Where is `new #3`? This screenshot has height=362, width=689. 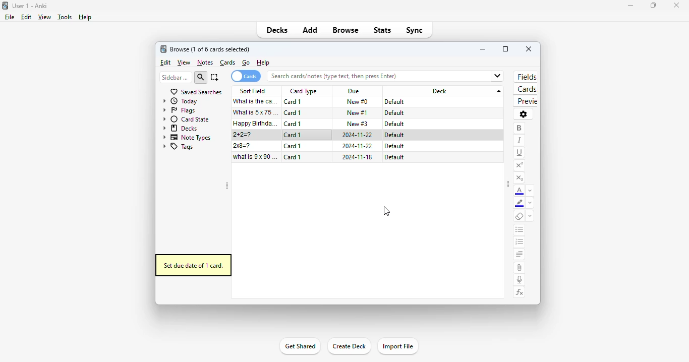
new #3 is located at coordinates (358, 124).